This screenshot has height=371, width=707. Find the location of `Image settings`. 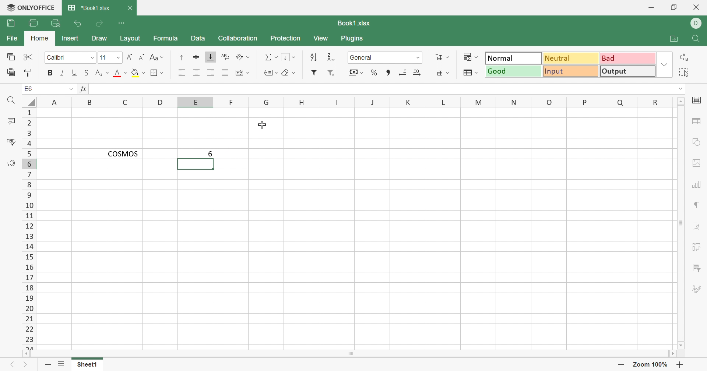

Image settings is located at coordinates (696, 163).